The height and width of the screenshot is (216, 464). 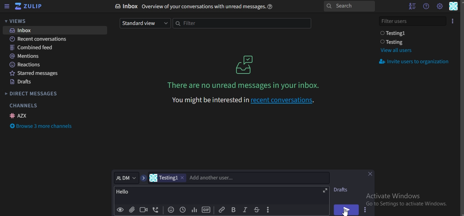 I want to click on link, so click(x=221, y=209).